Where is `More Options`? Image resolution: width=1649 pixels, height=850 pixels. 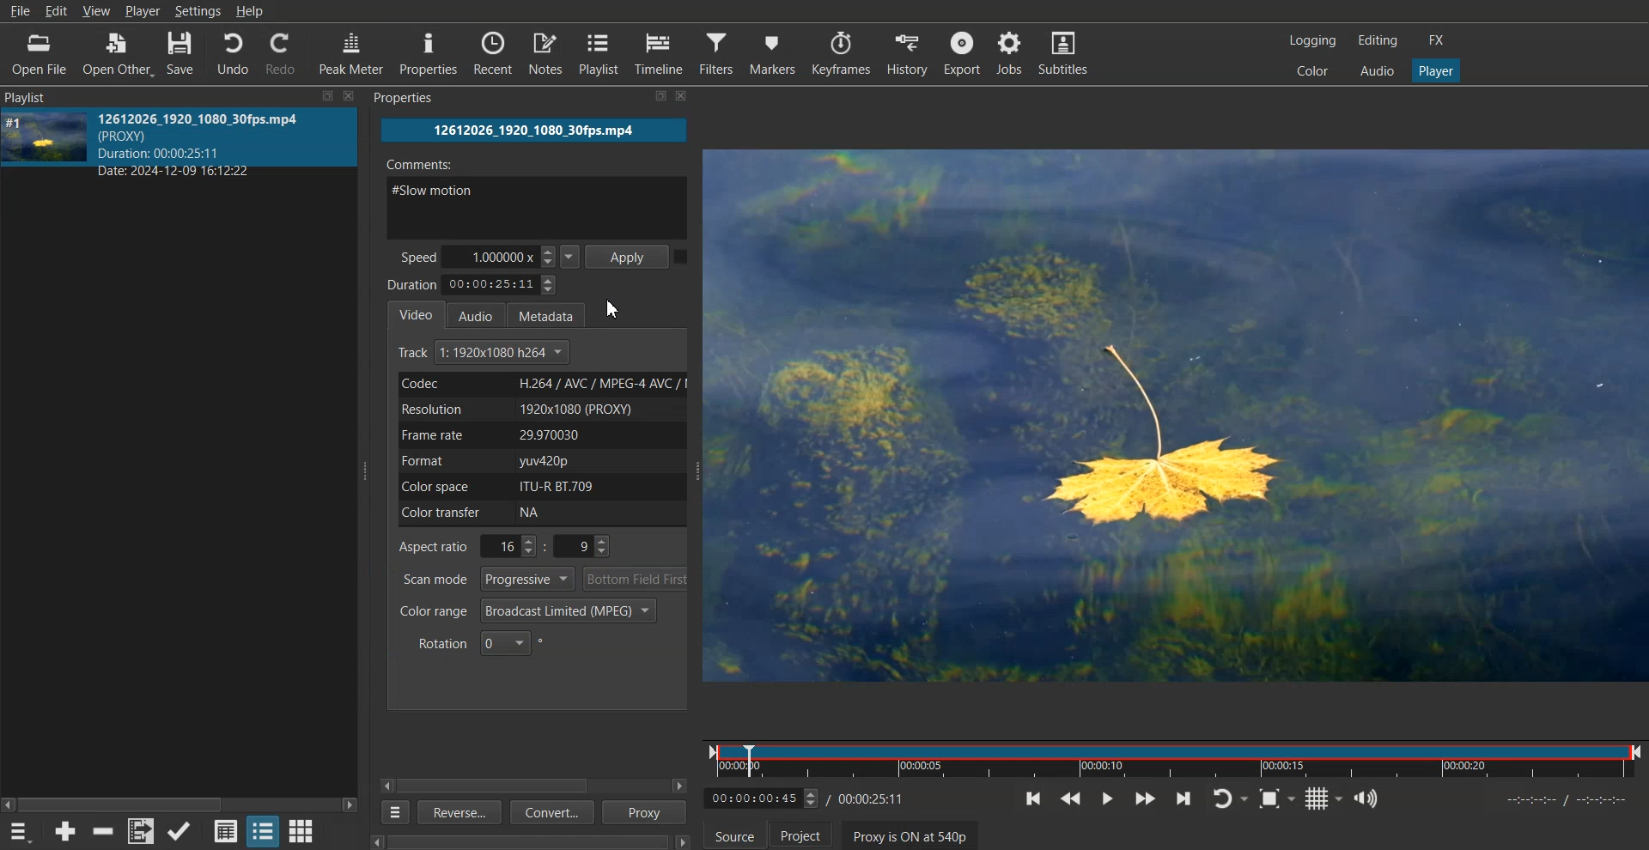 More Options is located at coordinates (392, 812).